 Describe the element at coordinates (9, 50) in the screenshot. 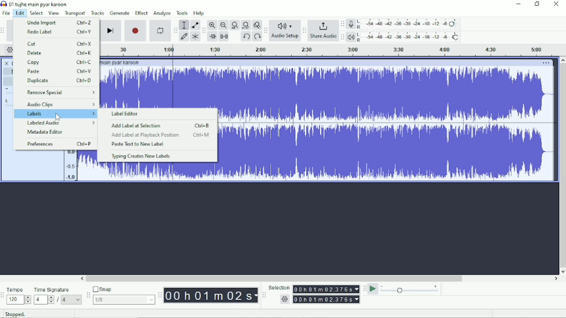

I see `Timeline options` at that location.